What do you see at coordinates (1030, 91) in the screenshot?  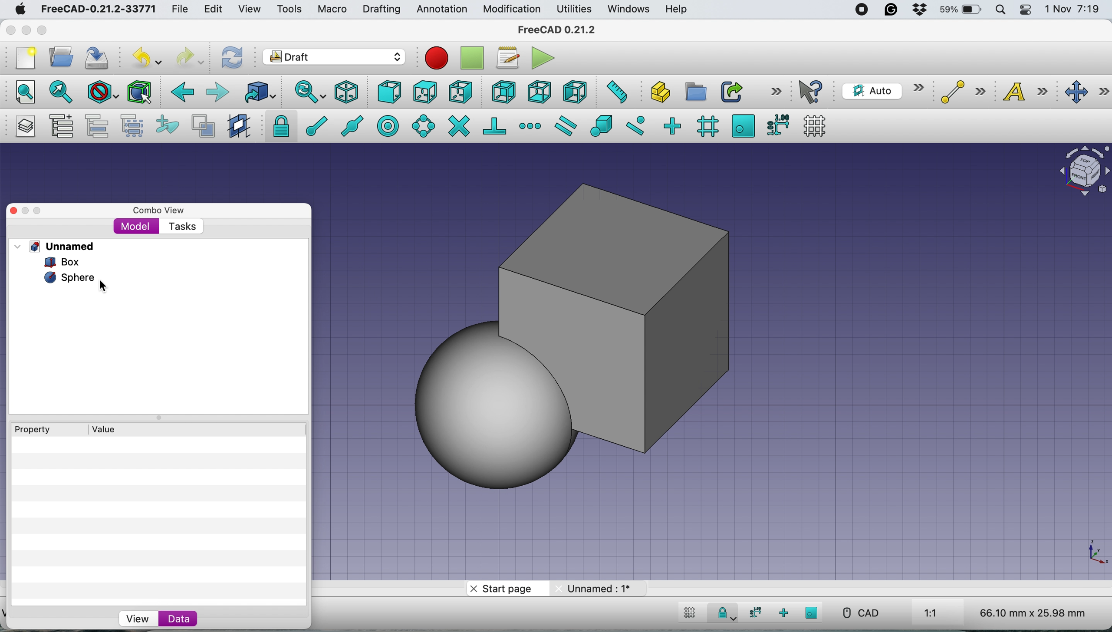 I see `text` at bounding box center [1030, 91].